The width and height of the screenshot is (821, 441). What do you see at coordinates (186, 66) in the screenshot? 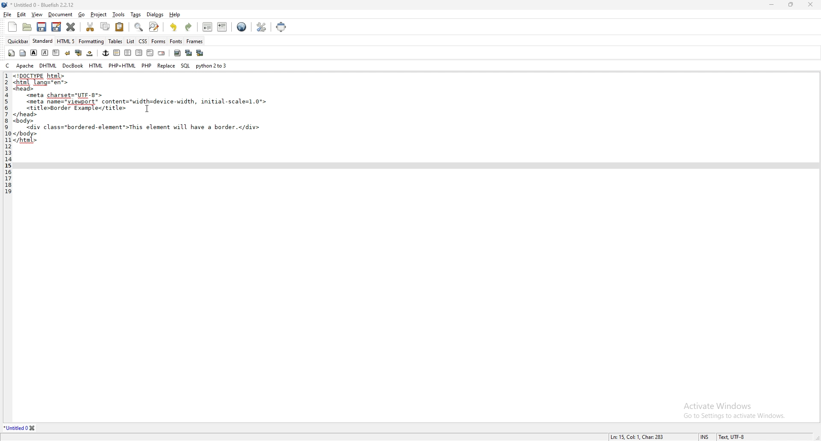
I see `sql` at bounding box center [186, 66].